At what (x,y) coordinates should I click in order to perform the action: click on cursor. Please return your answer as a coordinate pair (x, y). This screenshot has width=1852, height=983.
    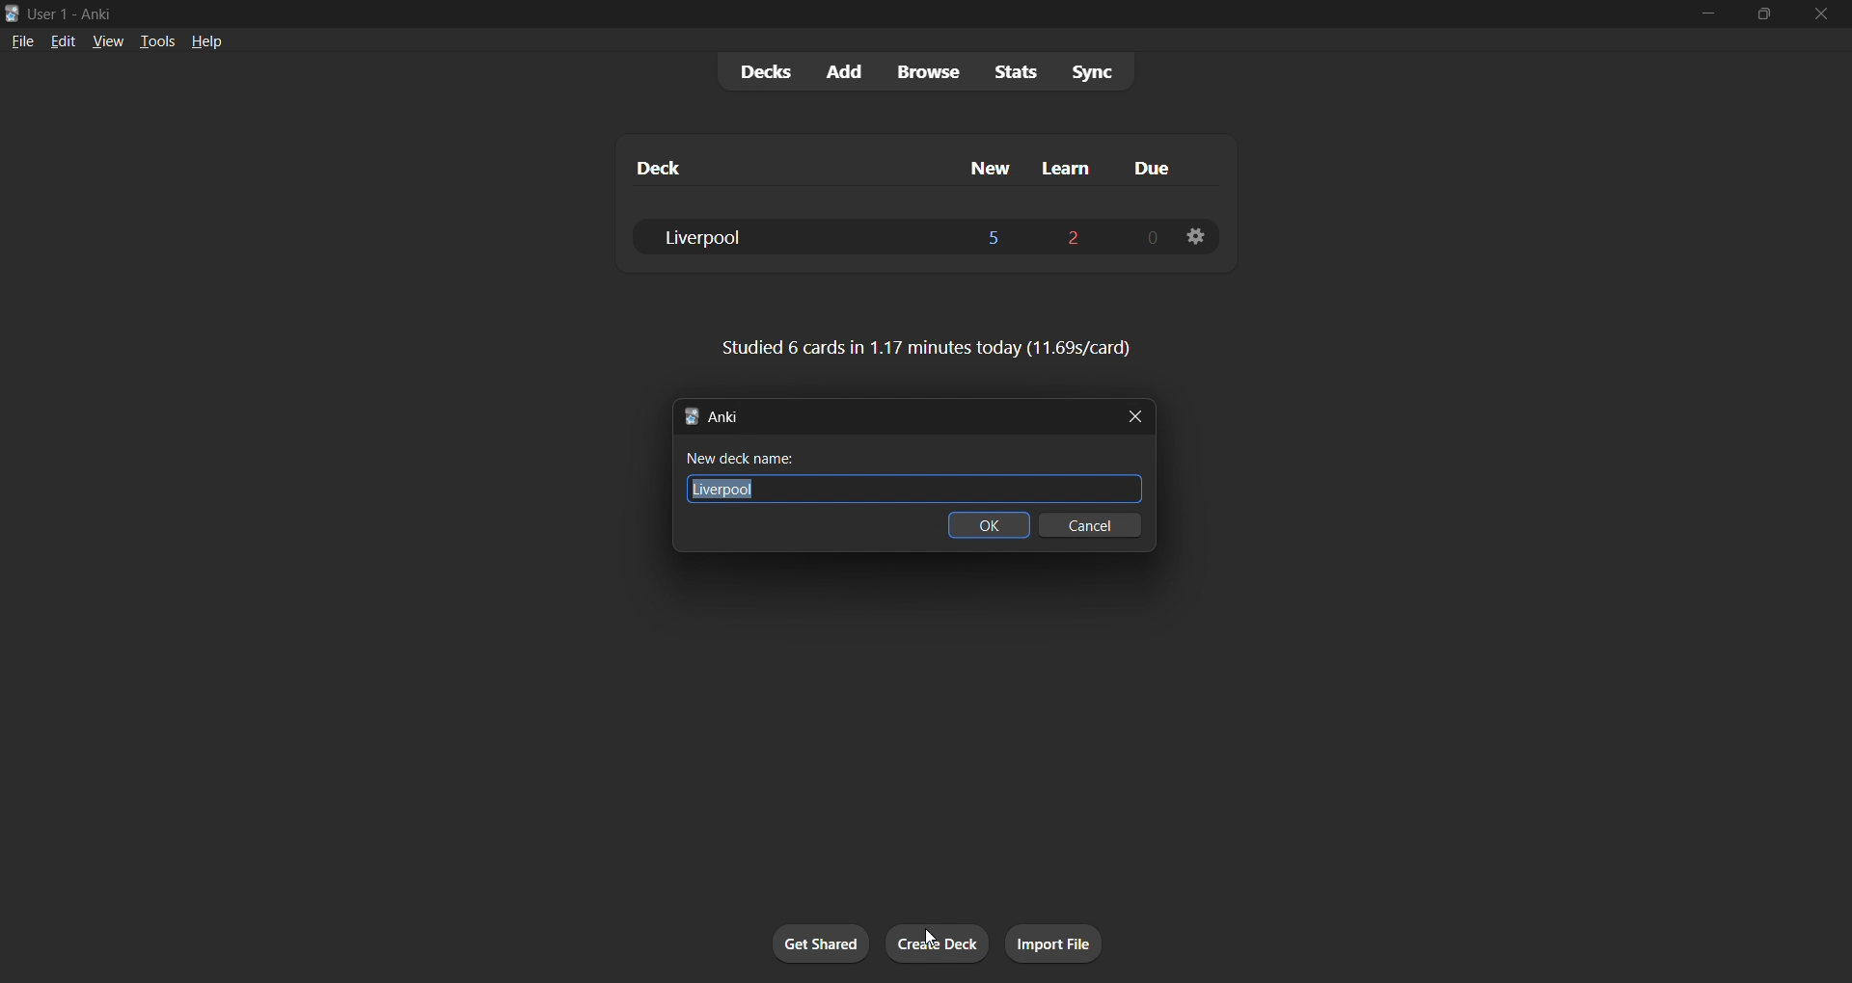
    Looking at the image, I should click on (928, 936).